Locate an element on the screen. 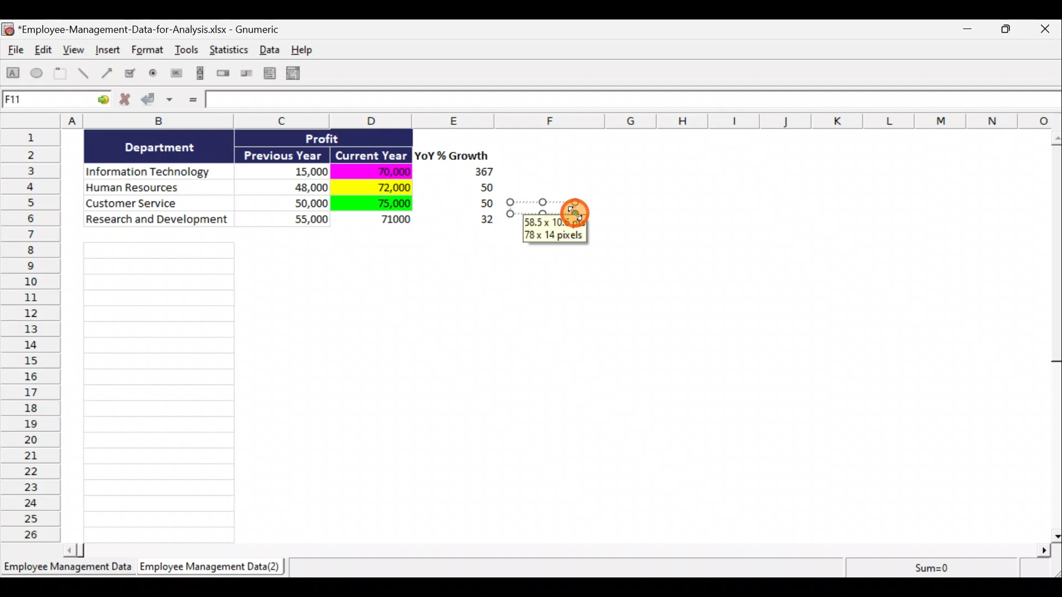 The height and width of the screenshot is (597, 1062). resize handle is located at coordinates (549, 207).